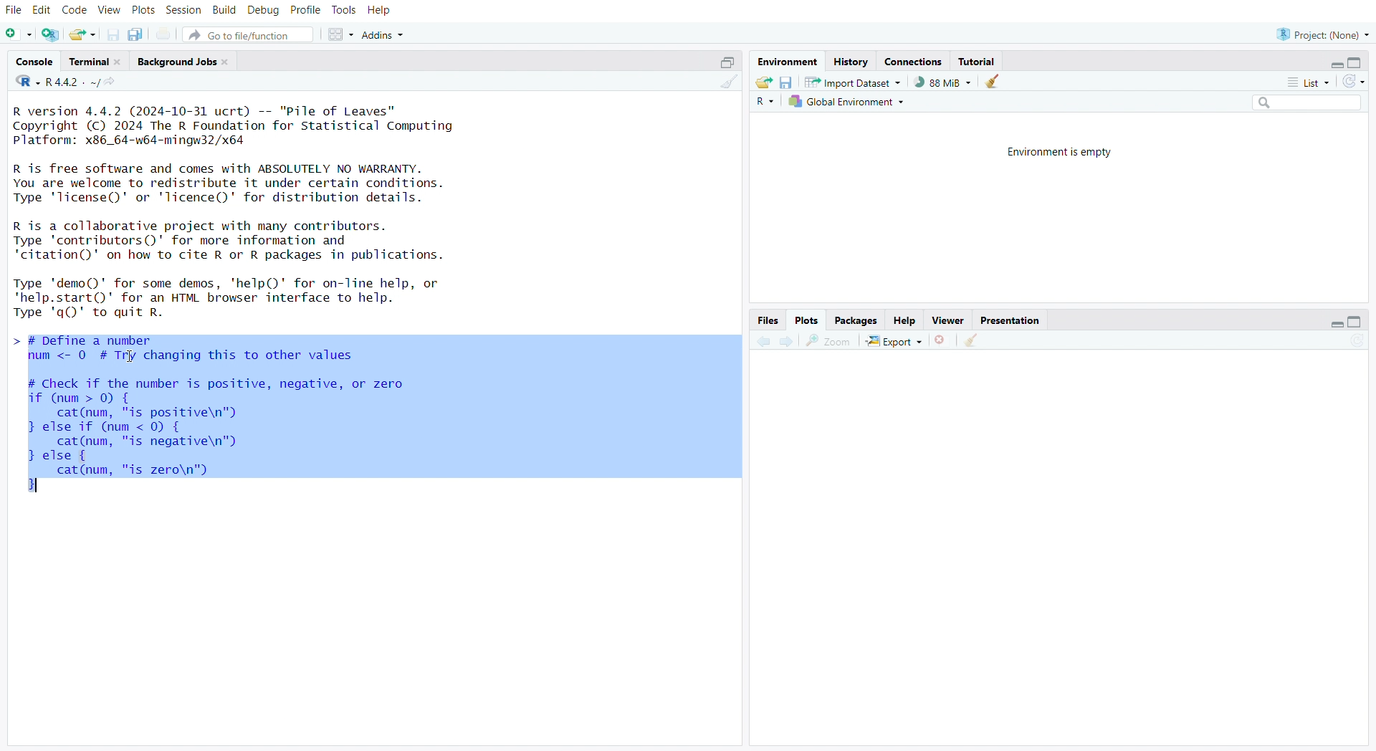 Image resolution: width=1376 pixels, height=751 pixels. Describe the element at coordinates (1054, 151) in the screenshot. I see `environment is empty` at that location.